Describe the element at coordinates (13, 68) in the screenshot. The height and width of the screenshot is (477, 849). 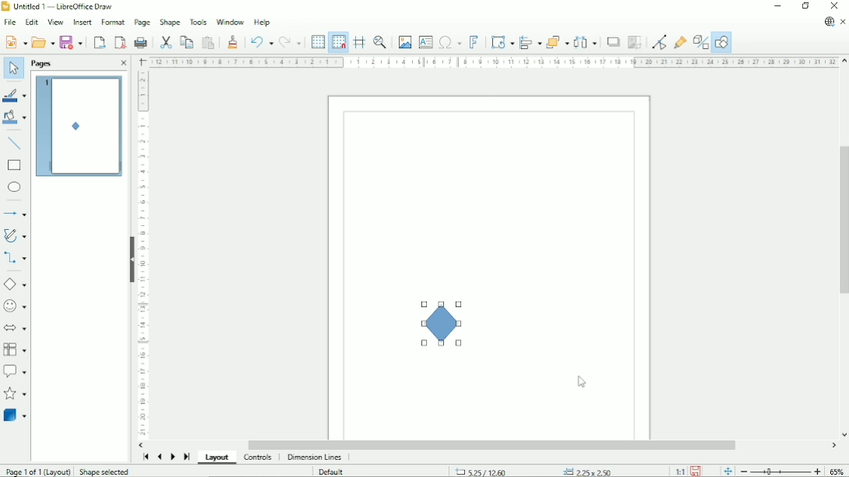
I see `Select` at that location.